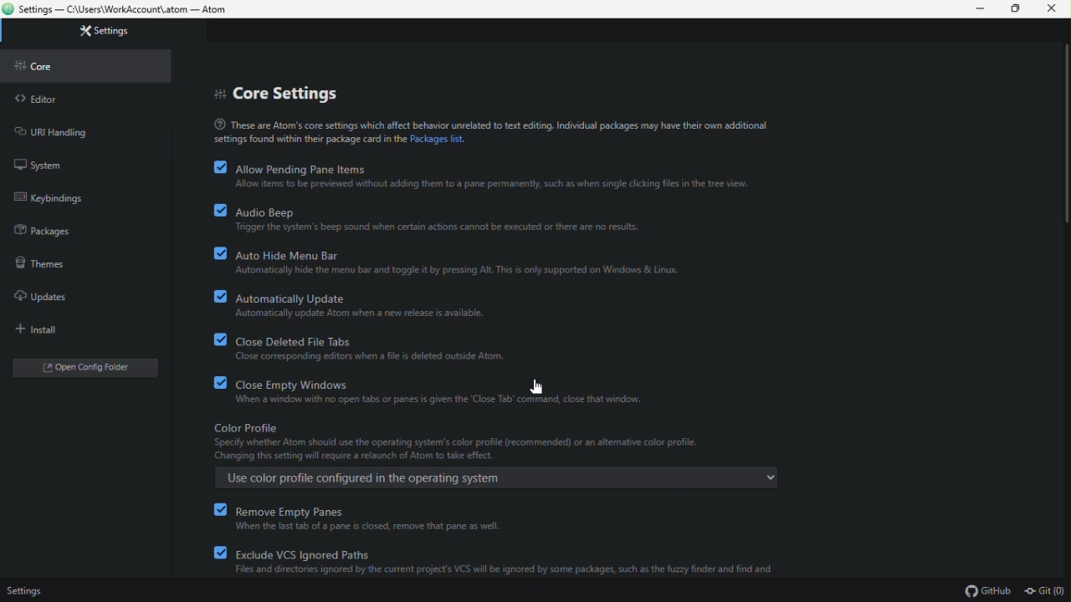 The height and width of the screenshot is (602, 1071). Describe the element at coordinates (81, 130) in the screenshot. I see `URL handling` at that location.